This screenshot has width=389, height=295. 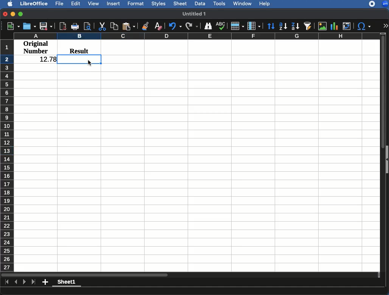 I want to click on Finder, so click(x=209, y=26).